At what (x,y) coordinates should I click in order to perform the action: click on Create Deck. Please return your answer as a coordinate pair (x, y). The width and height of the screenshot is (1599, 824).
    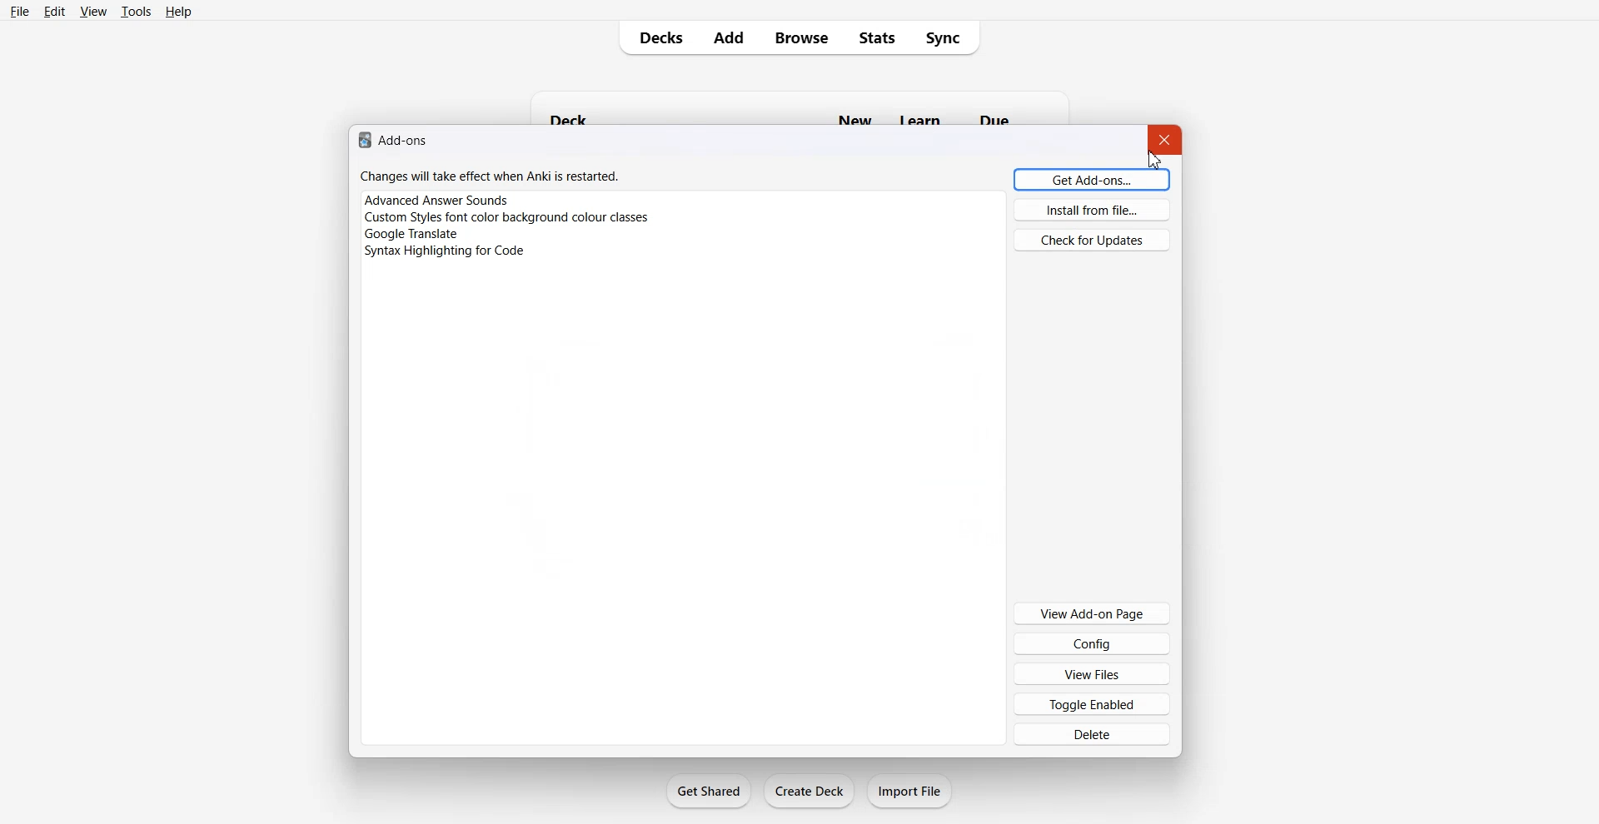
    Looking at the image, I should click on (809, 791).